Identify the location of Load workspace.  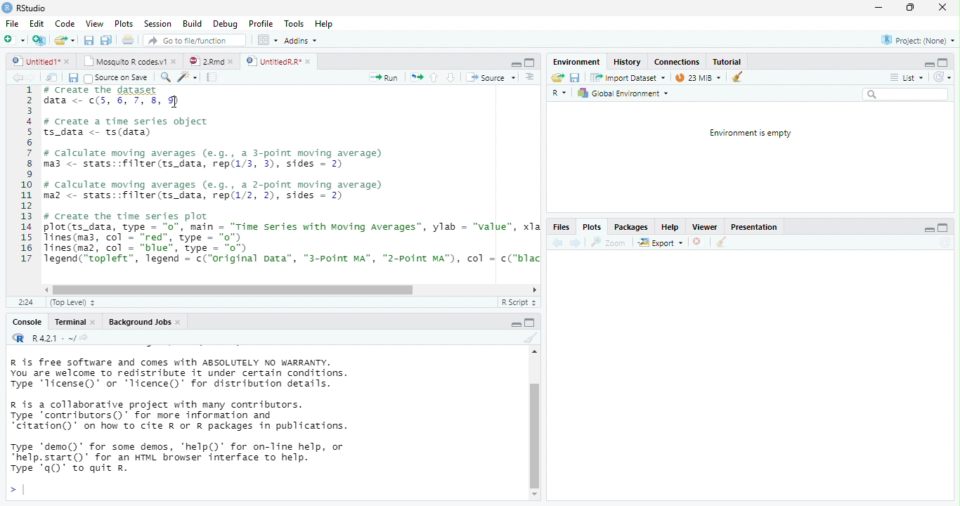
(557, 78).